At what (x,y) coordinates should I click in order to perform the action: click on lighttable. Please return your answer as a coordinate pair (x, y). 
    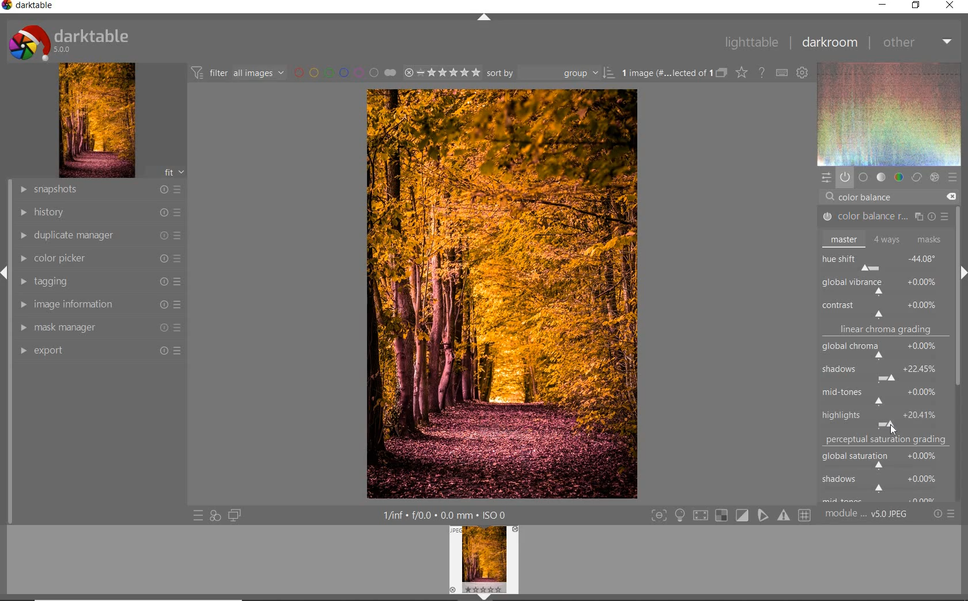
    Looking at the image, I should click on (751, 43).